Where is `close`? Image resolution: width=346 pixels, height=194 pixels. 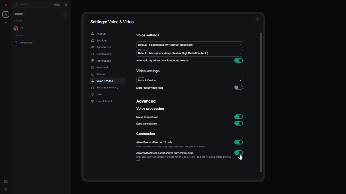
close is located at coordinates (257, 19).